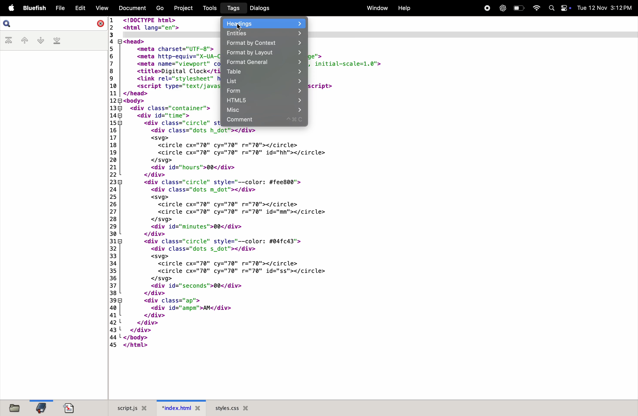 The image size is (638, 416). I want to click on document, so click(69, 408).